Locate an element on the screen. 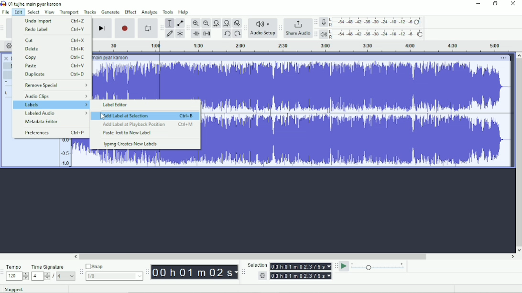 This screenshot has height=293, width=522. Label Editor is located at coordinates (118, 105).